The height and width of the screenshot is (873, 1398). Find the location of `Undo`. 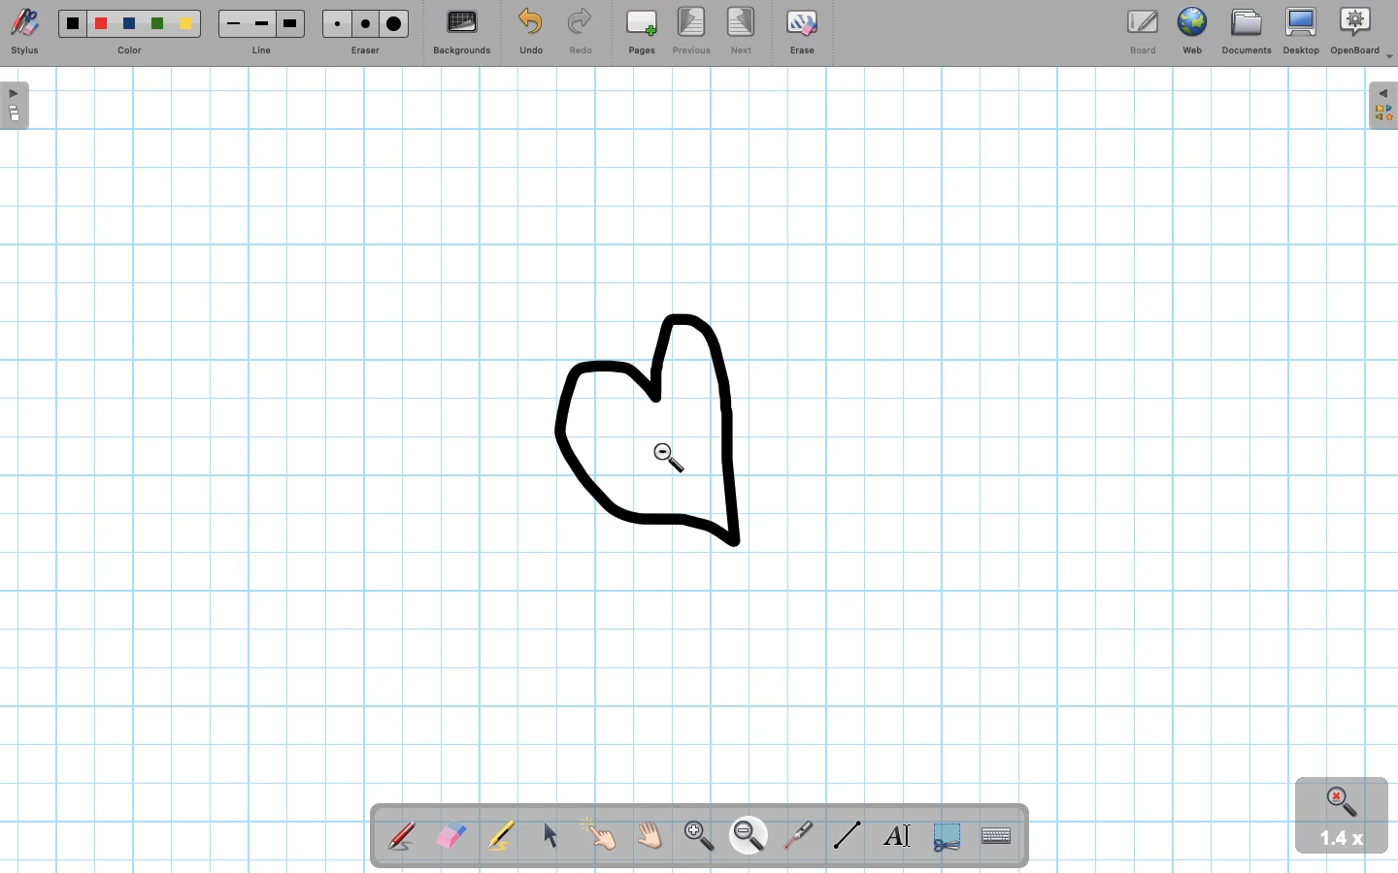

Undo is located at coordinates (531, 33).